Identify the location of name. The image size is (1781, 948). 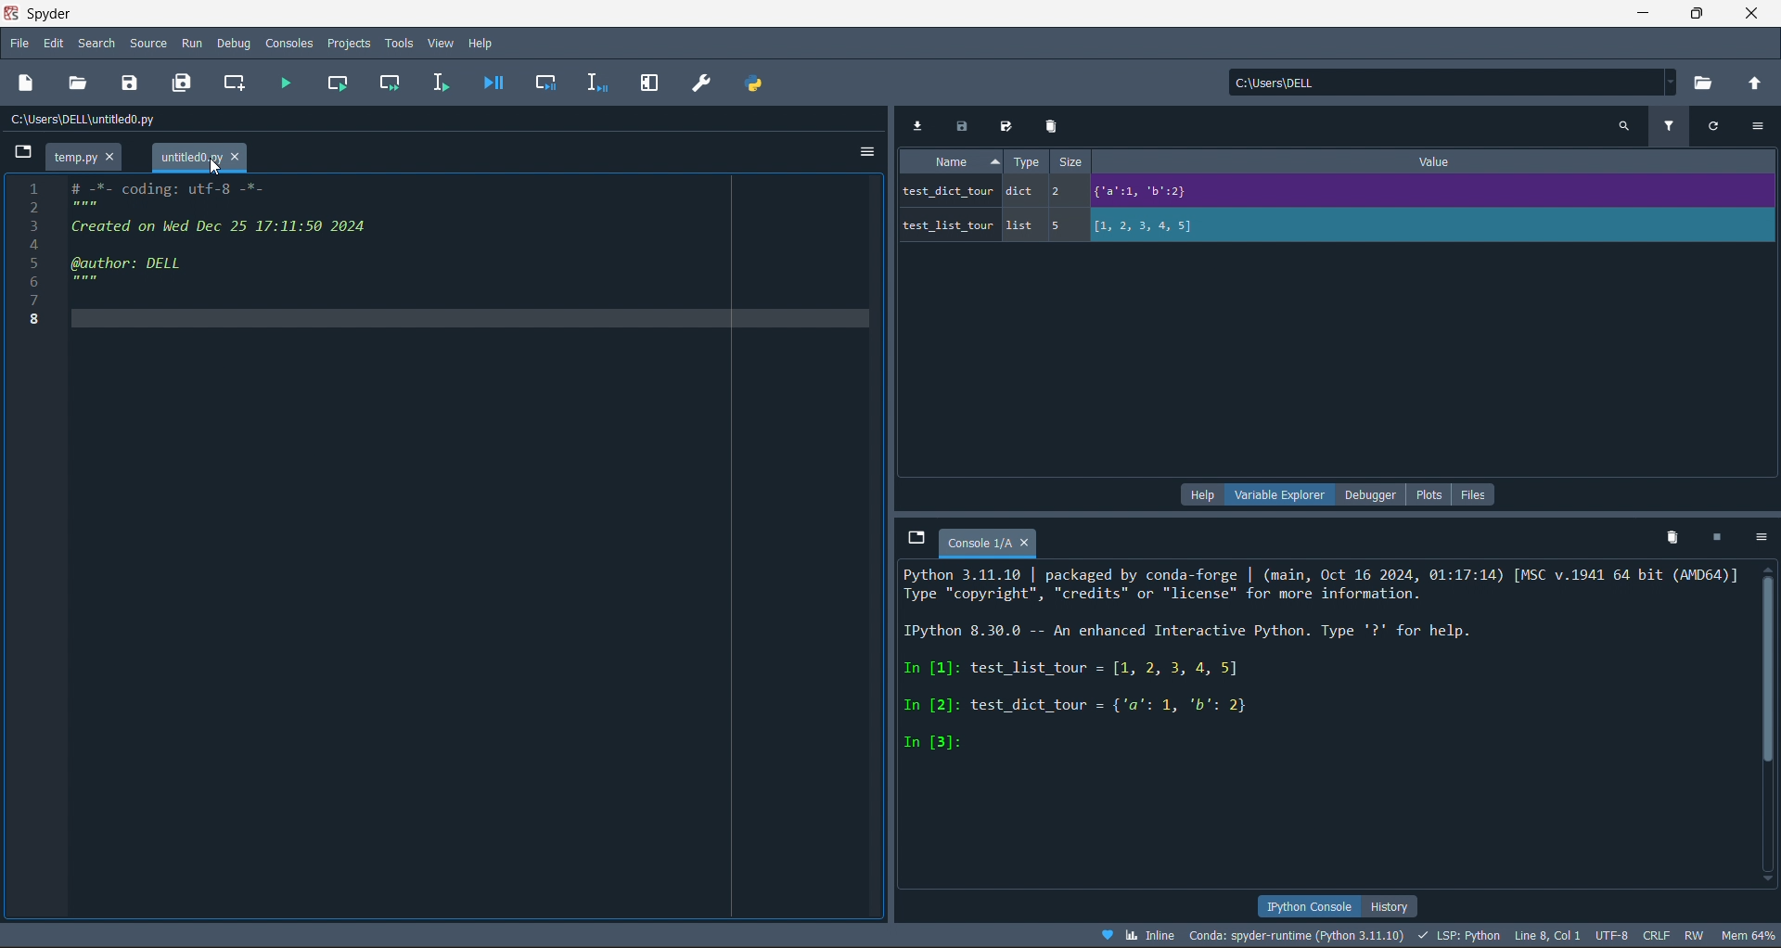
(951, 161).